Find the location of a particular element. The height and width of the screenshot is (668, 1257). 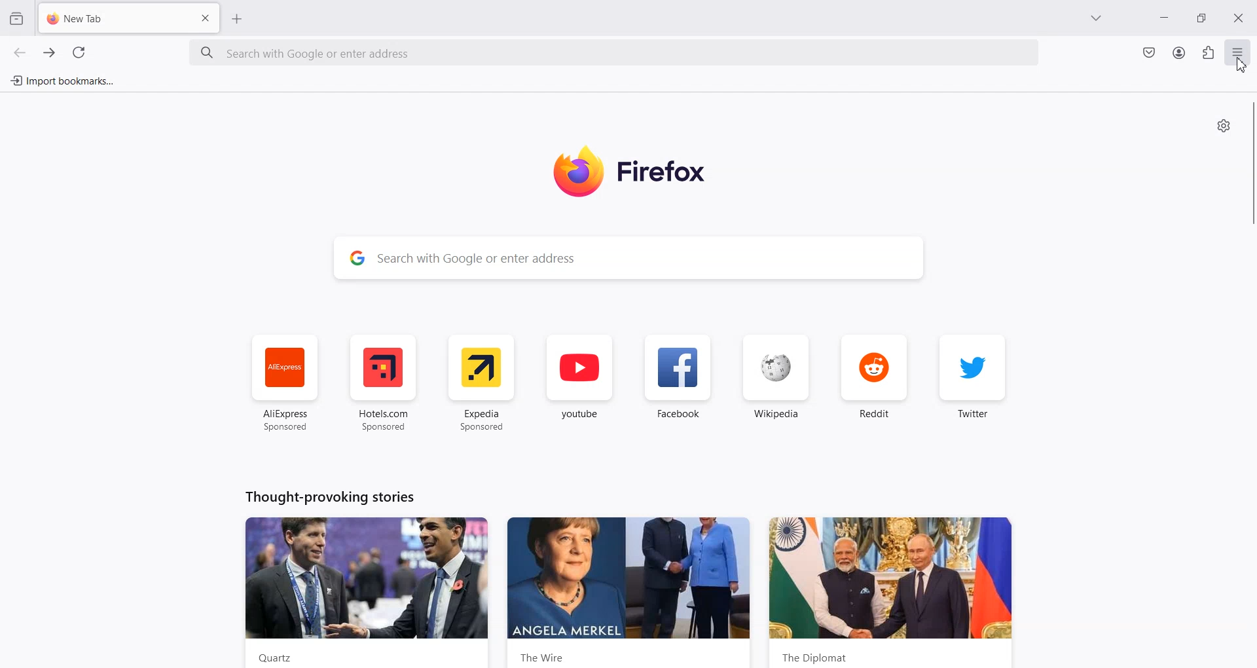

News is located at coordinates (358, 591).